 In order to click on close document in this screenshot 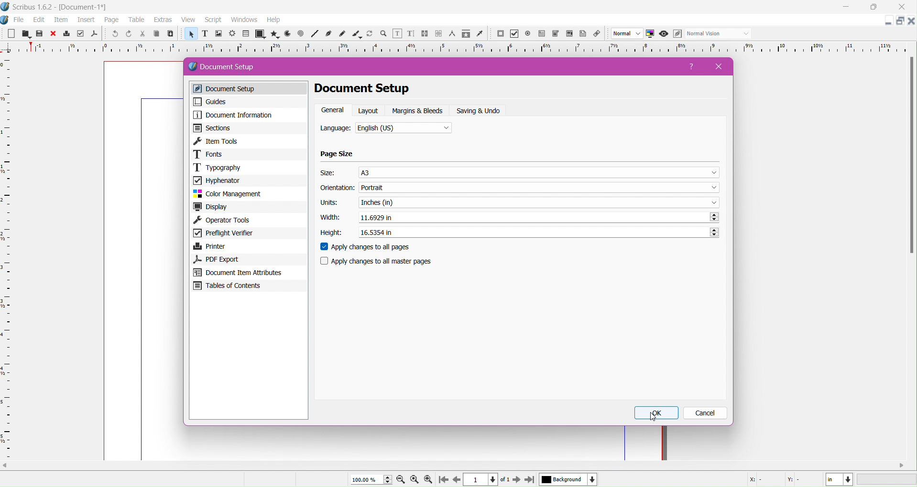, I will do `click(911, 21)`.